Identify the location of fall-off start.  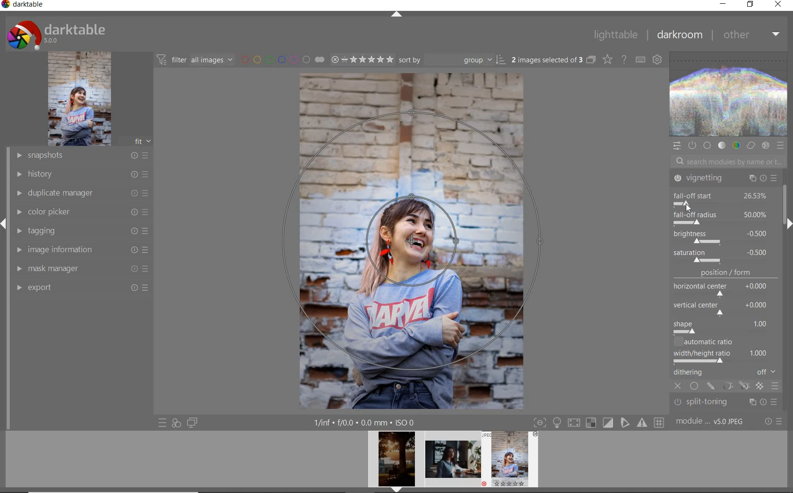
(724, 198).